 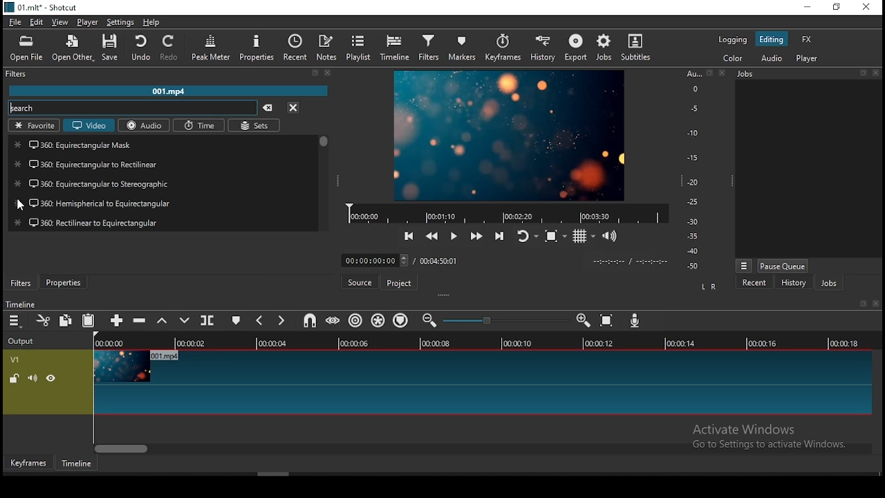 I want to click on sets, so click(x=255, y=125).